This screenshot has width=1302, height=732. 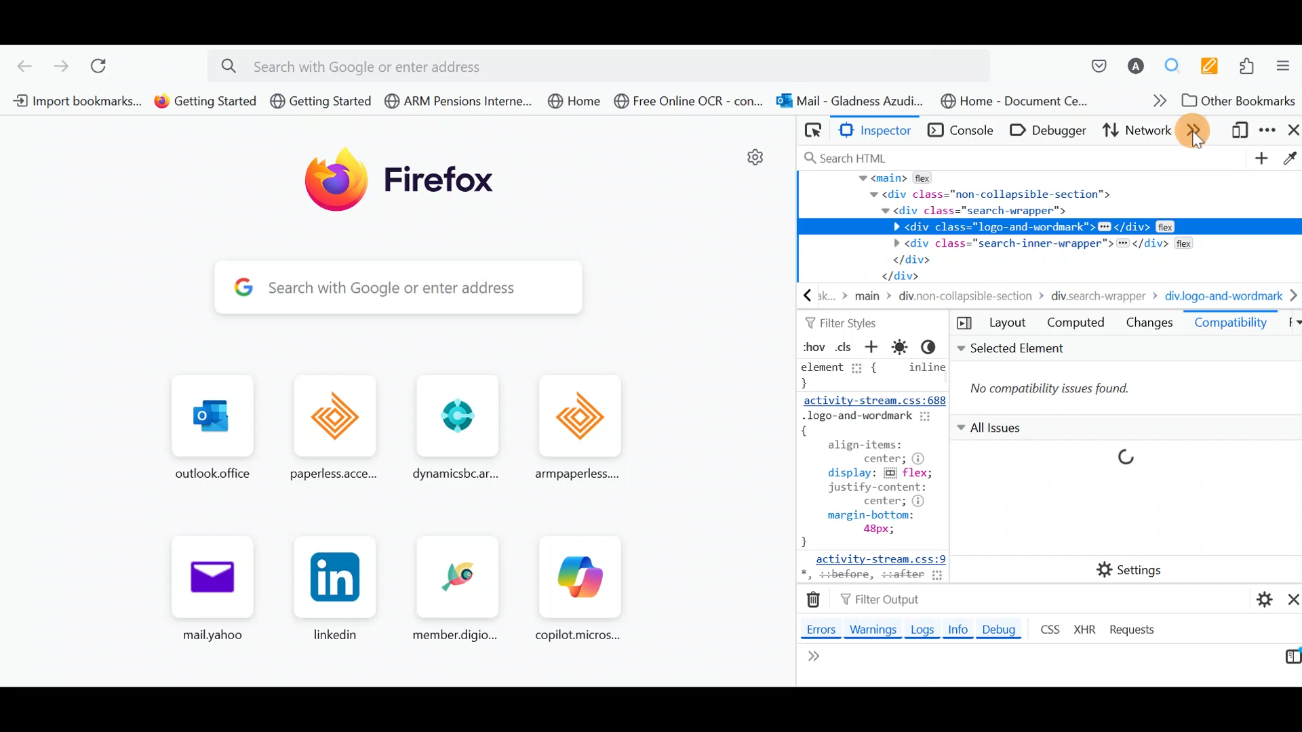 What do you see at coordinates (1269, 132) in the screenshot?
I see `Customize developer tools & get help` at bounding box center [1269, 132].